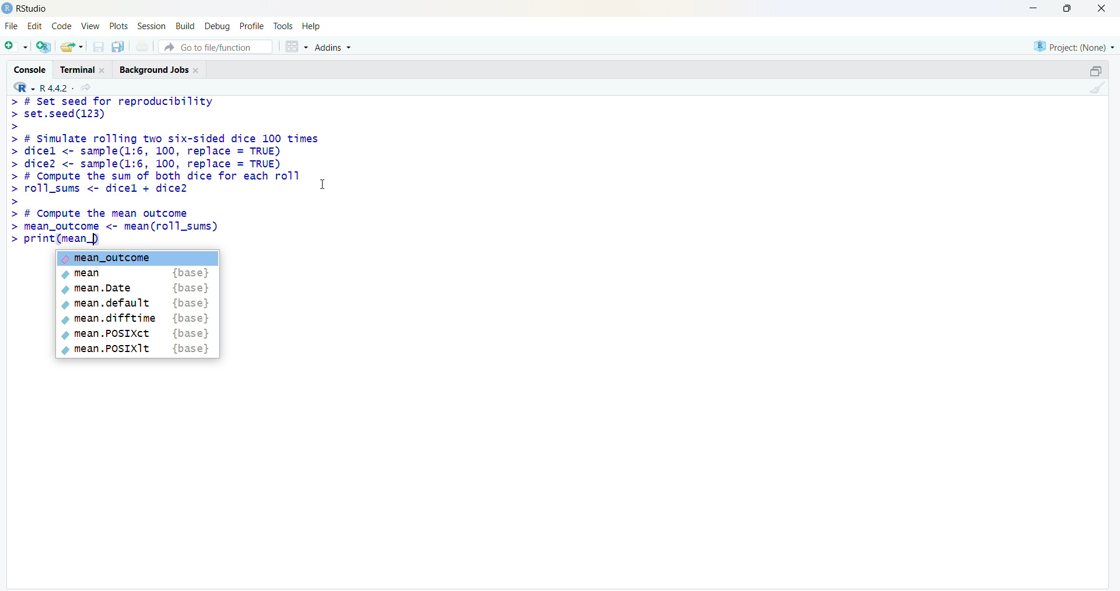  Describe the element at coordinates (87, 88) in the screenshot. I see `share icon ` at that location.